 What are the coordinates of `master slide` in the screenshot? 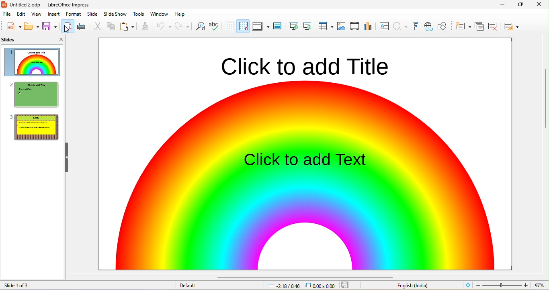 It's located at (277, 26).